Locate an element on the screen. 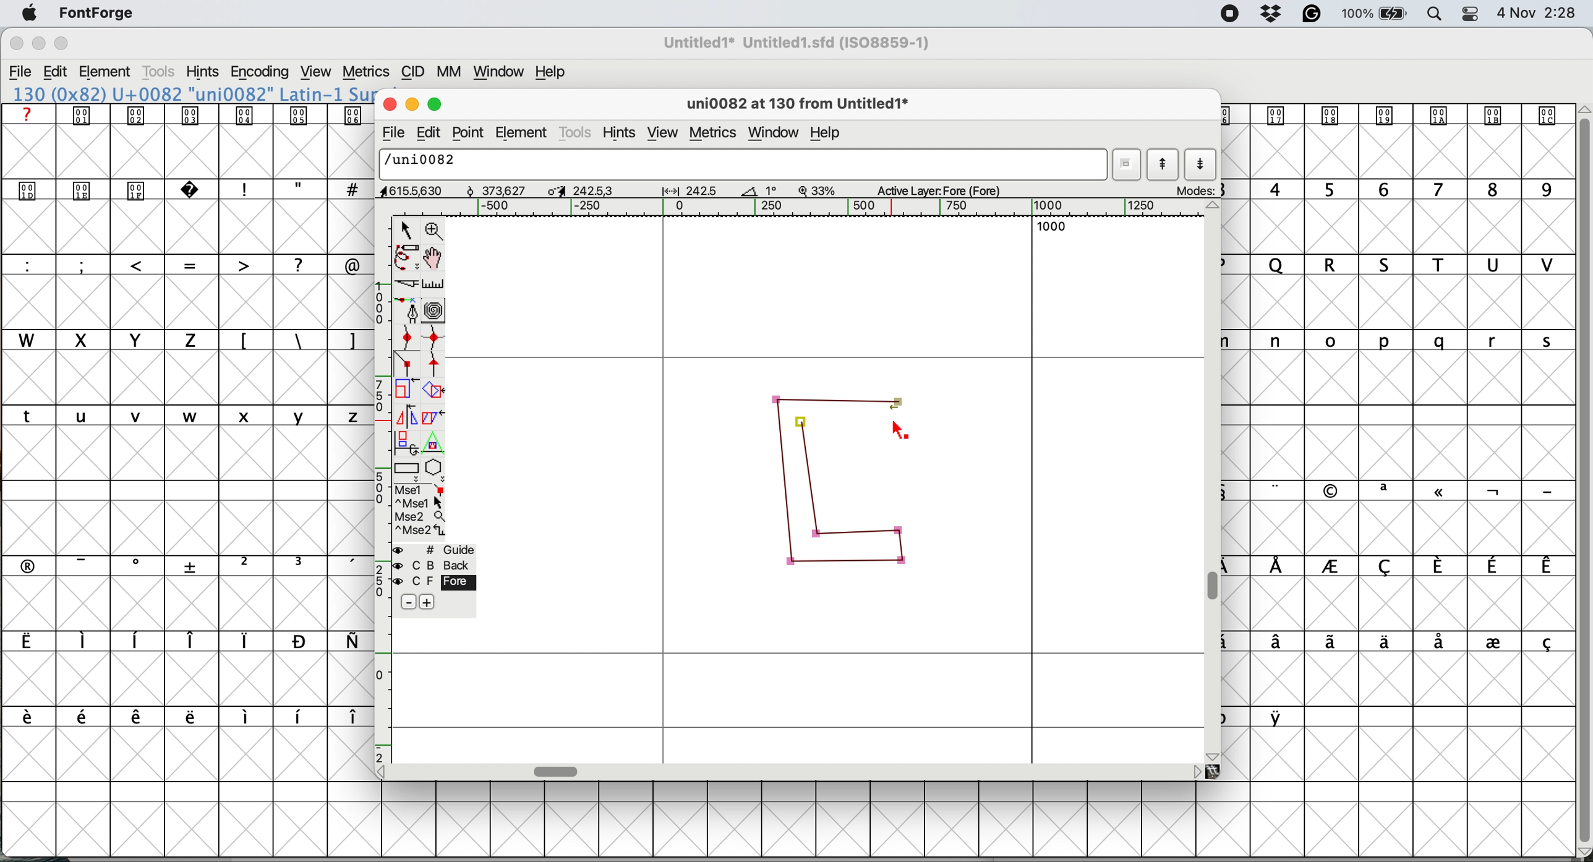  close is located at coordinates (16, 44).